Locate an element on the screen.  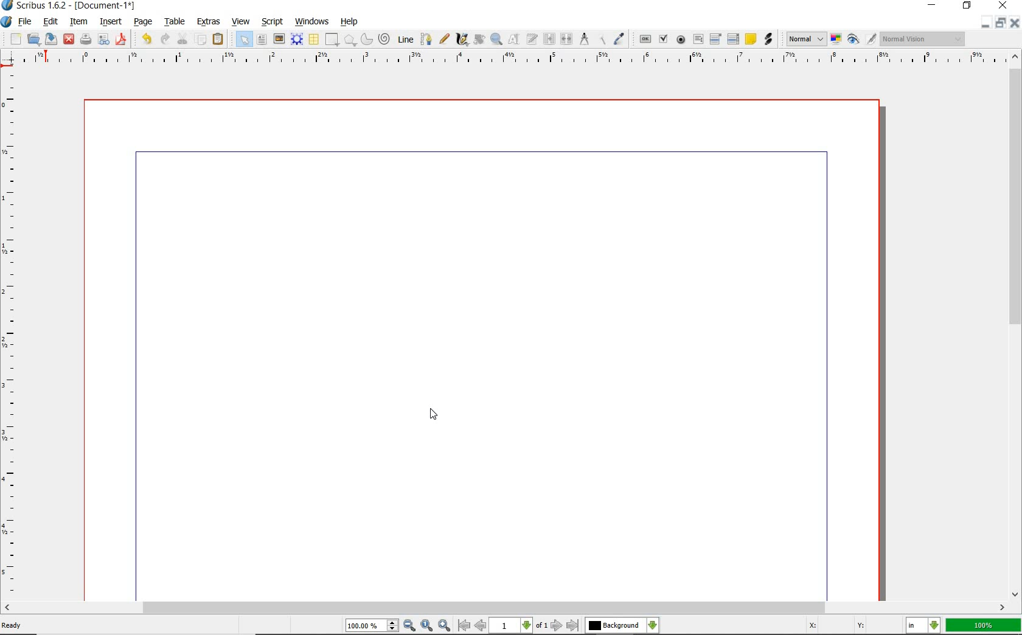
copy item properties is located at coordinates (603, 38).